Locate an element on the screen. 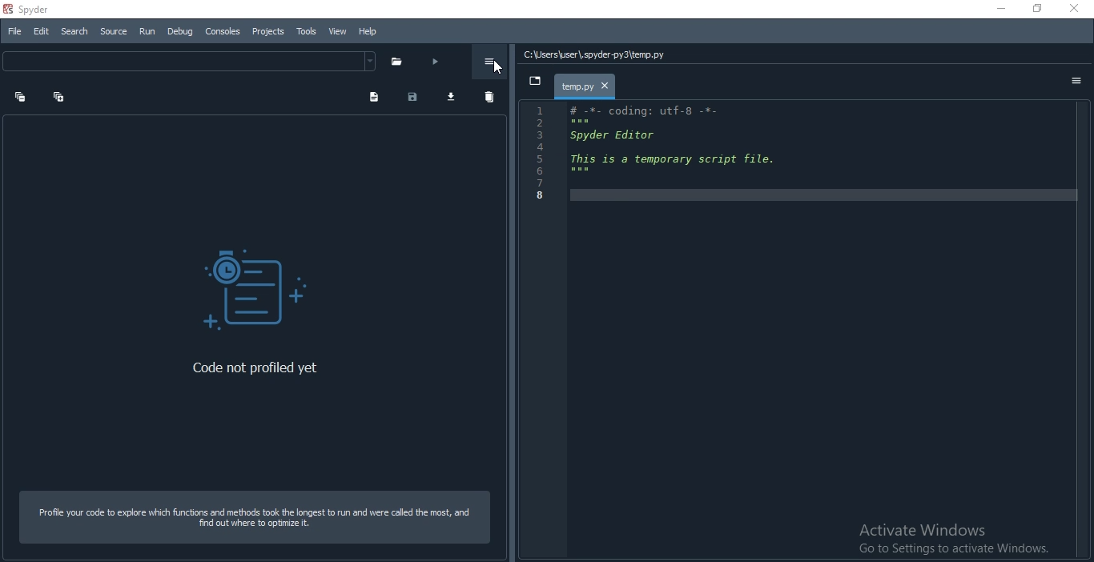  Projects is located at coordinates (267, 32).